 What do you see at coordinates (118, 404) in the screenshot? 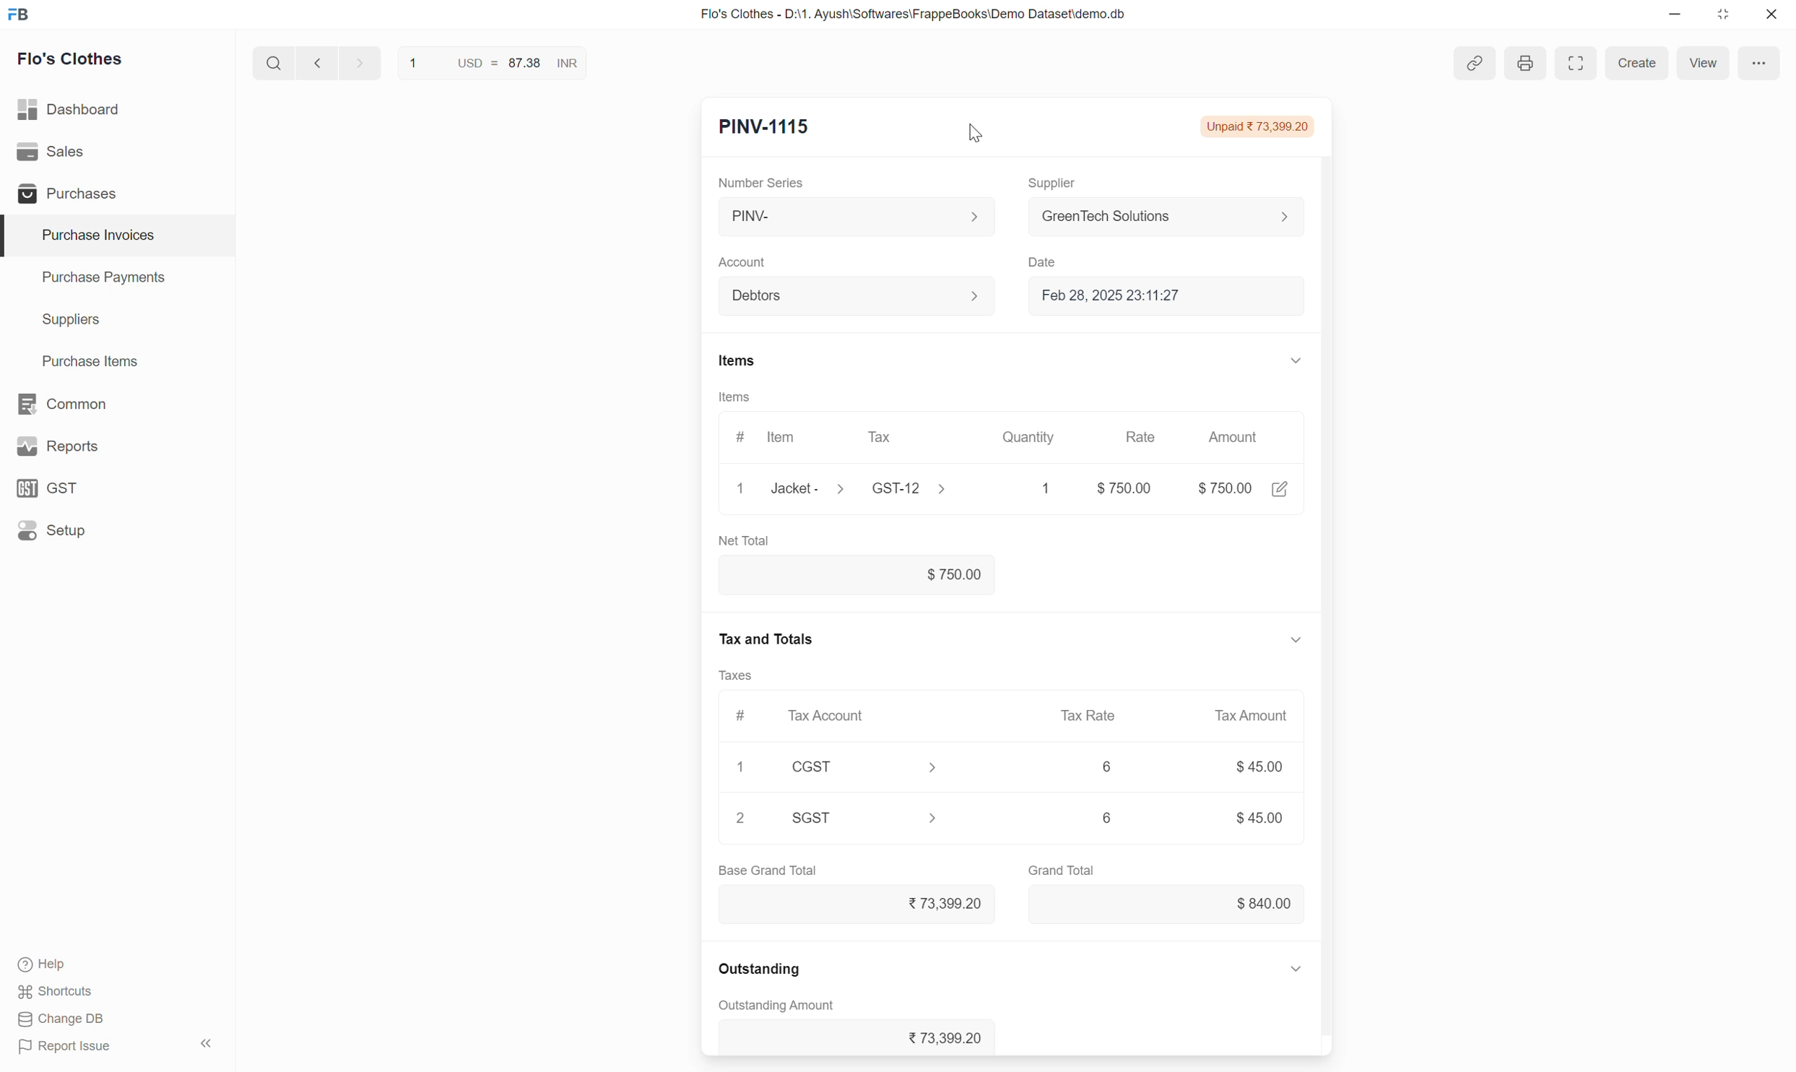
I see `Common` at bounding box center [118, 404].